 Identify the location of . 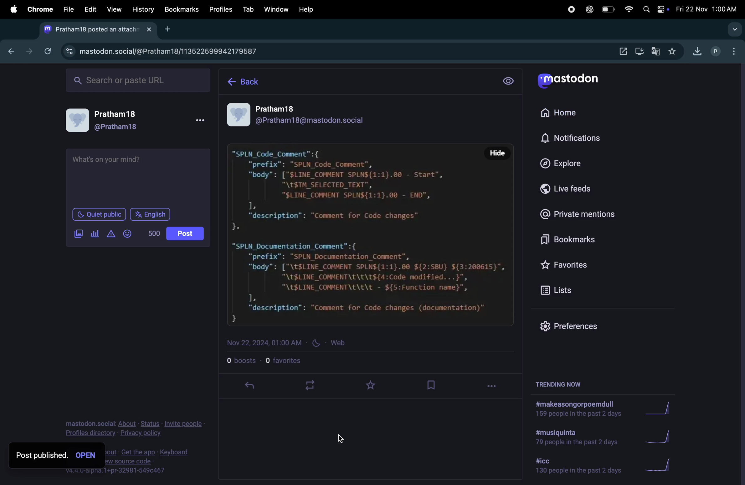
(219, 10).